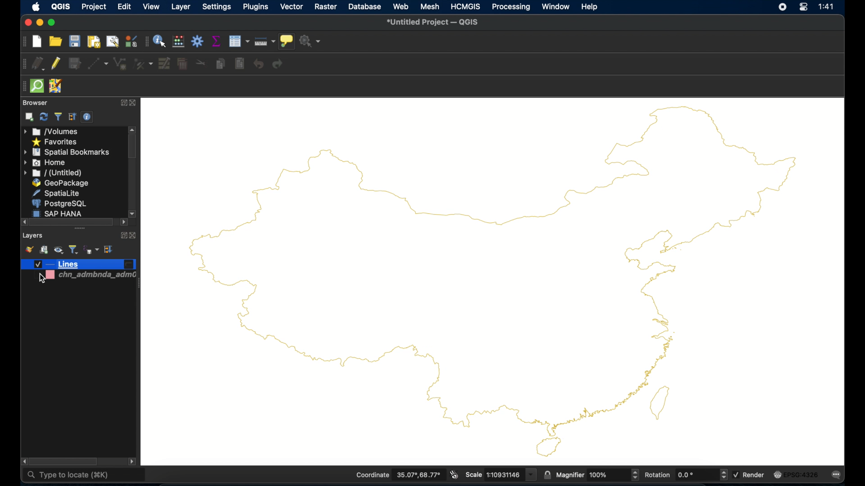 Image resolution: width=865 pixels, height=486 pixels. I want to click on digitizing toolbar, so click(24, 64).